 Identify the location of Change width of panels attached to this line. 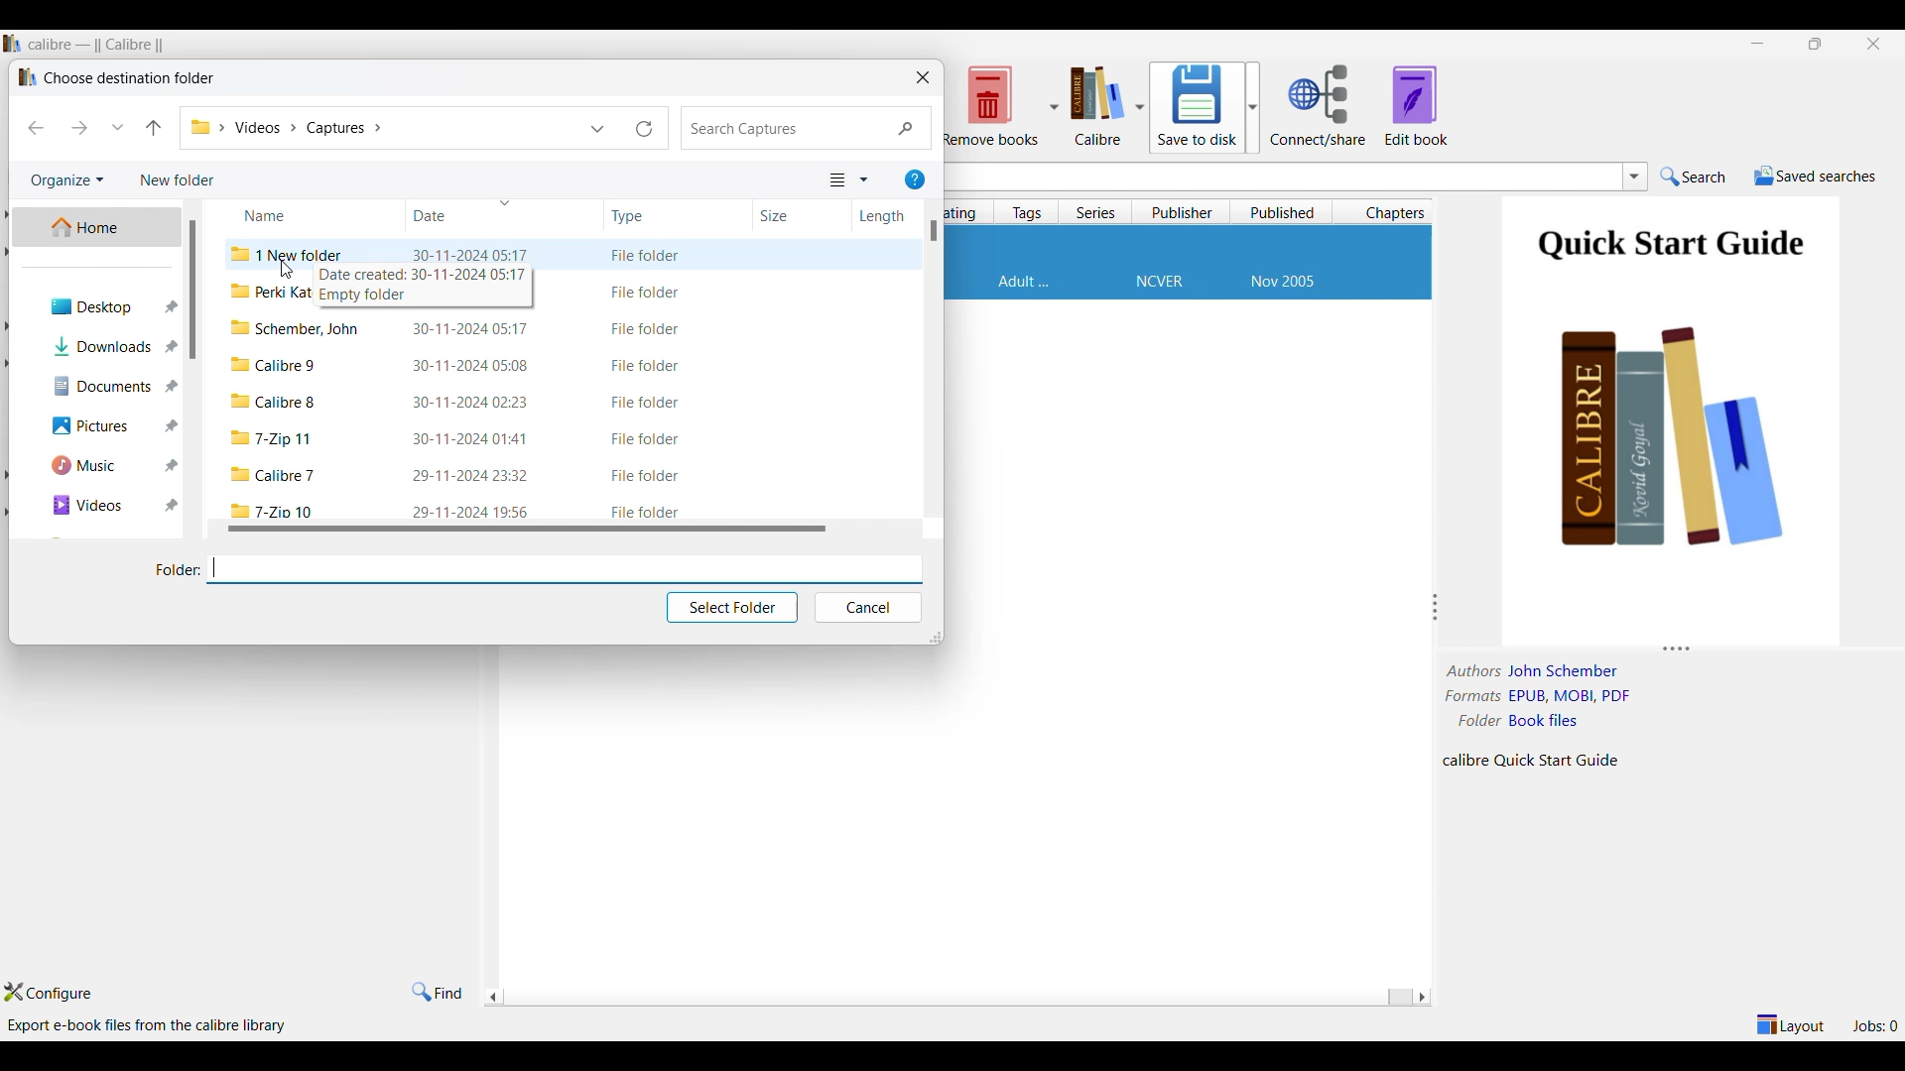
(1440, 607).